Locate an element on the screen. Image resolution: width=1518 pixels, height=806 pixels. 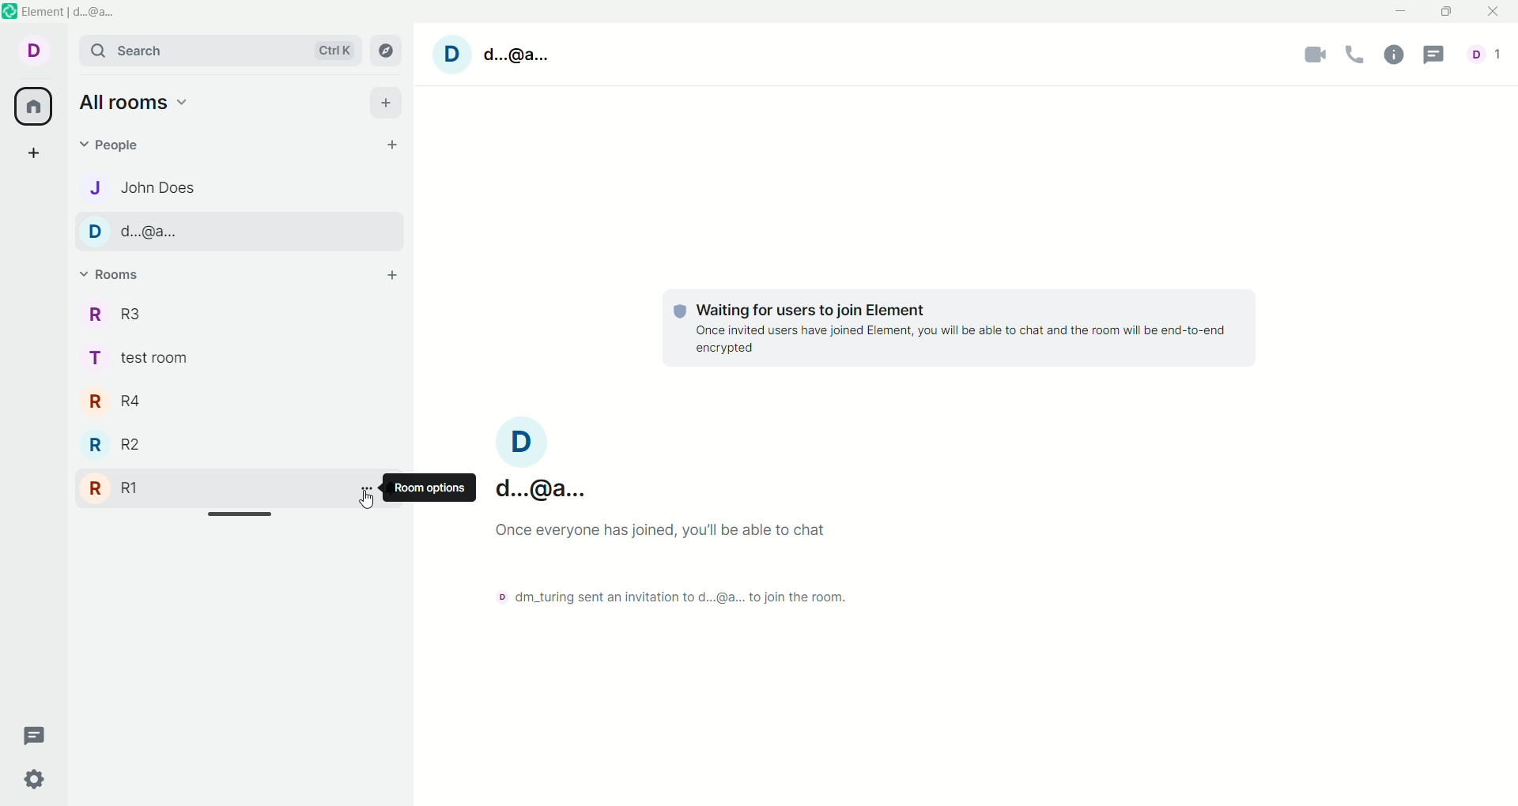
threads is located at coordinates (1438, 57).